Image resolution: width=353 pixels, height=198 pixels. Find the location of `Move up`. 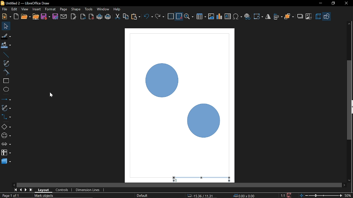

Move up is located at coordinates (349, 24).